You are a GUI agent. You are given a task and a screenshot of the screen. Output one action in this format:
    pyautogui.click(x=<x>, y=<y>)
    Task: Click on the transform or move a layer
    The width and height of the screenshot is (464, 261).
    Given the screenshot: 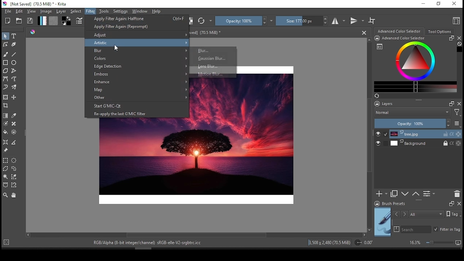 What is the action you would take?
    pyautogui.click(x=5, y=97)
    